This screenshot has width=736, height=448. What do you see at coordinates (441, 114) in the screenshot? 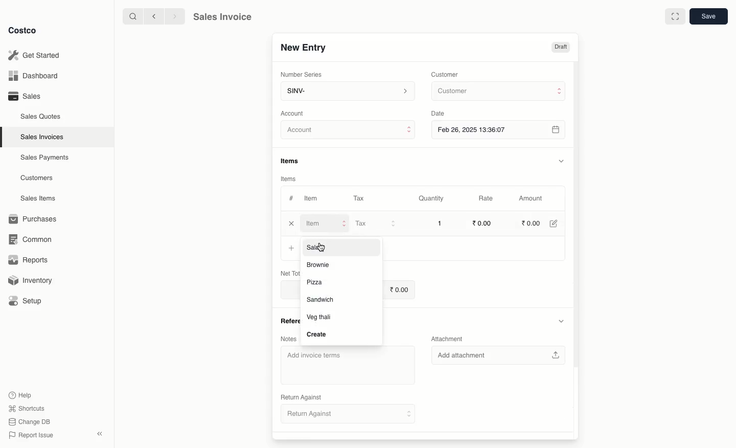
I see `Date` at bounding box center [441, 114].